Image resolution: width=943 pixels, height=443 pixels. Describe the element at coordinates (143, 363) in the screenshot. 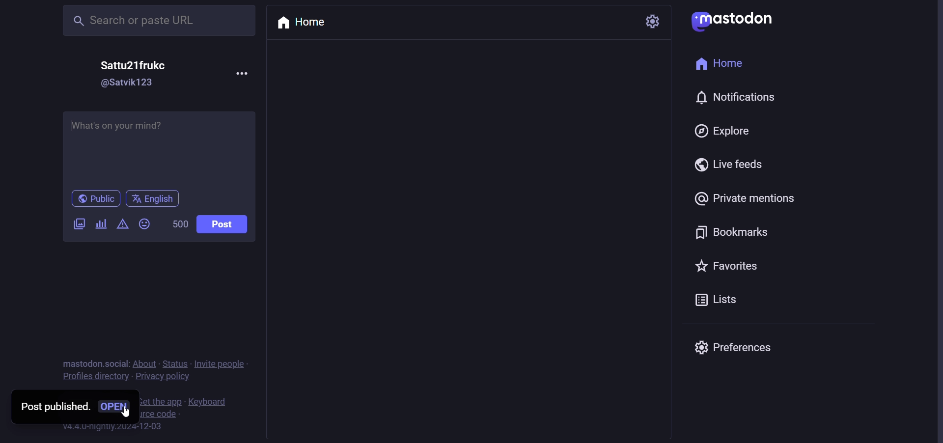

I see `about` at that location.